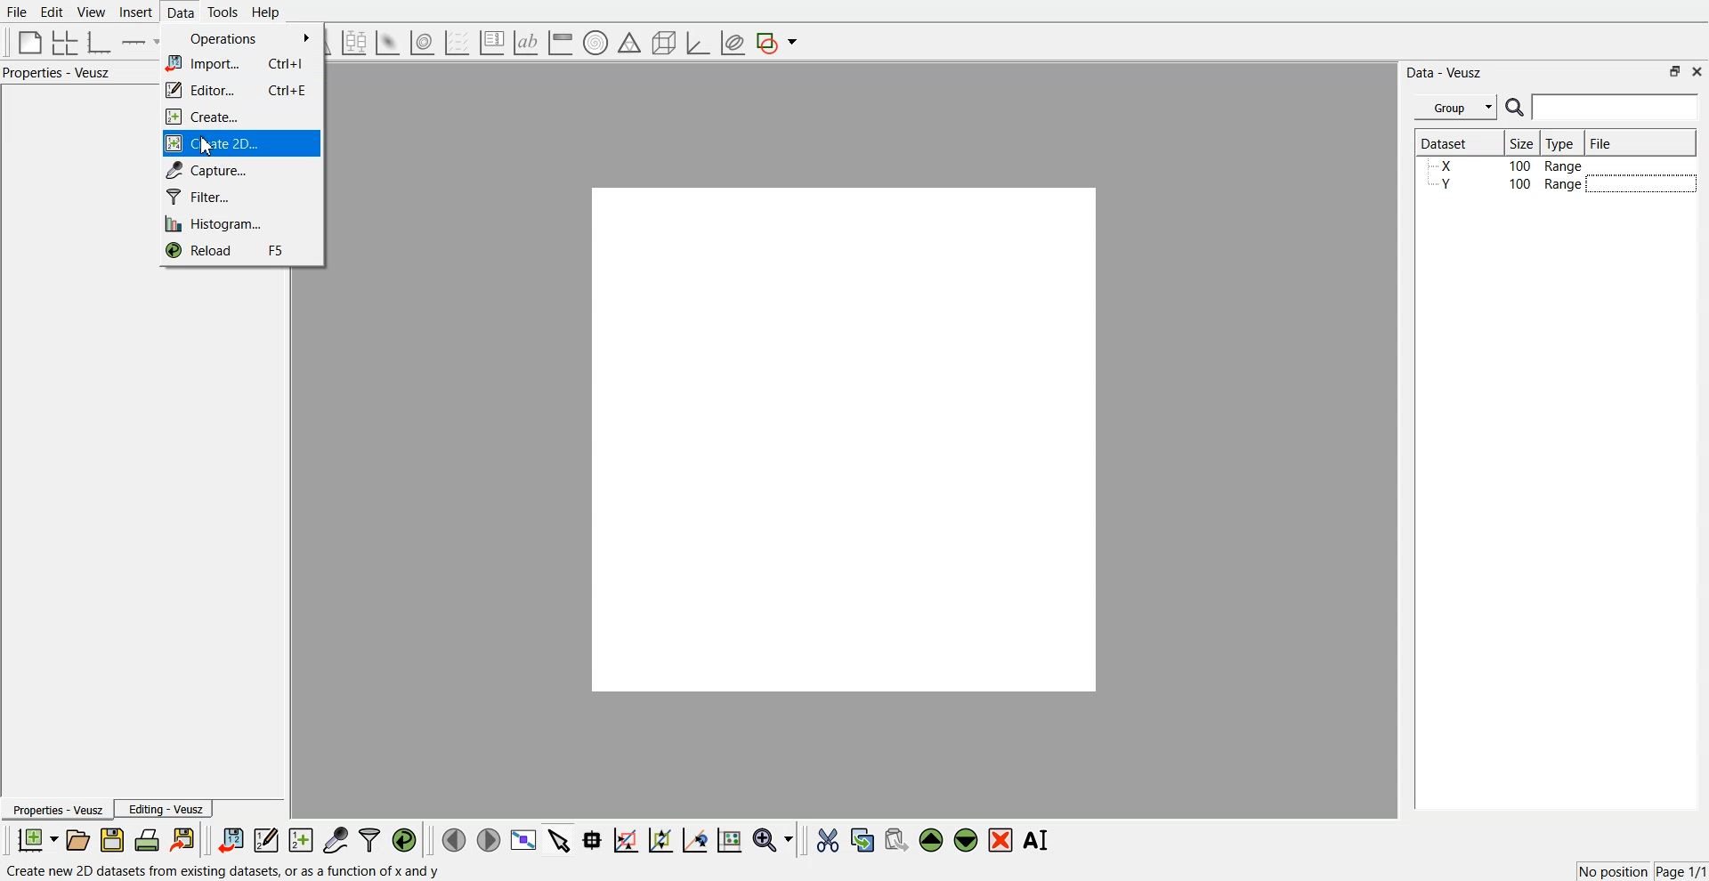  I want to click on Open the document, so click(77, 840).